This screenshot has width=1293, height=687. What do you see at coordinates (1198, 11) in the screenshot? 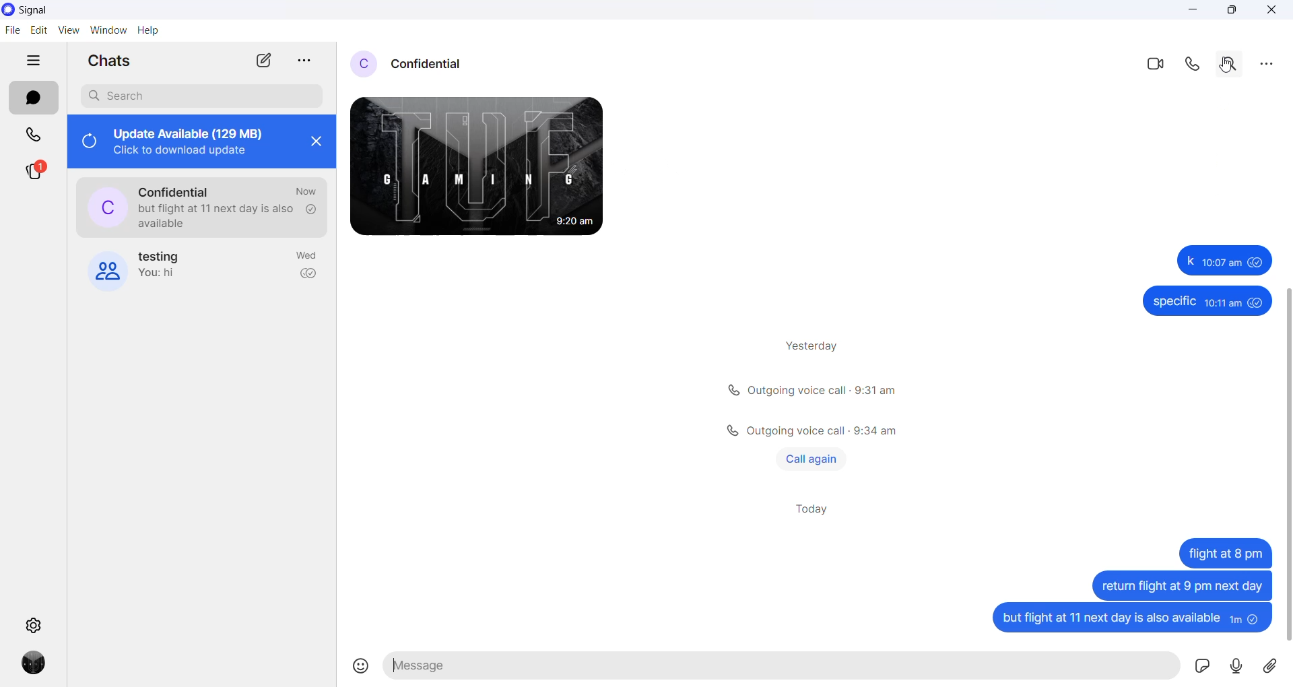
I see `minimize` at bounding box center [1198, 11].